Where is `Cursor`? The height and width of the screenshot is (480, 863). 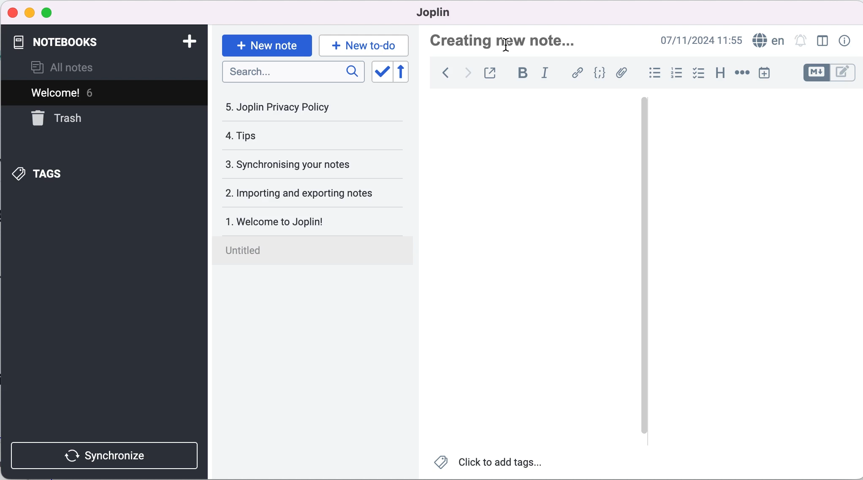
Cursor is located at coordinates (508, 43).